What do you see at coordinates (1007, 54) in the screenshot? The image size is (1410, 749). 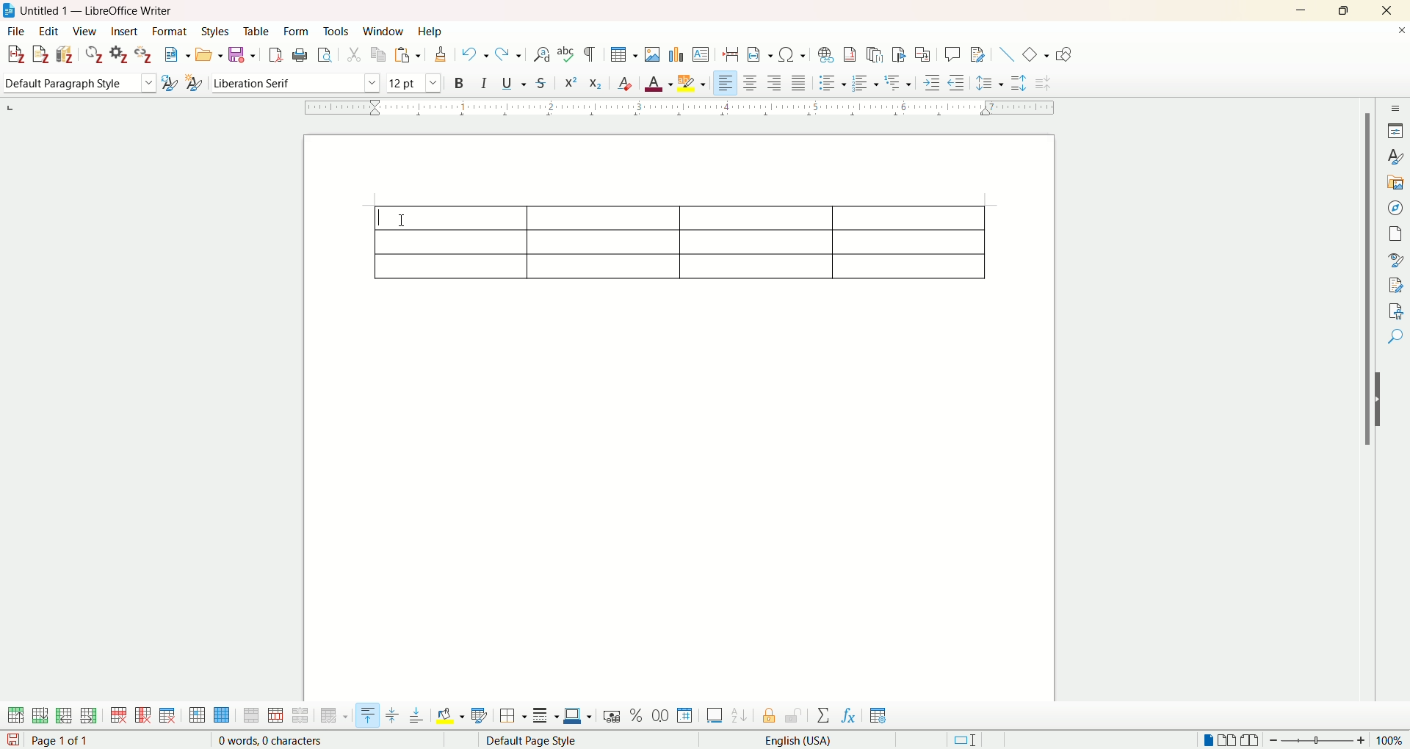 I see `insert line` at bounding box center [1007, 54].